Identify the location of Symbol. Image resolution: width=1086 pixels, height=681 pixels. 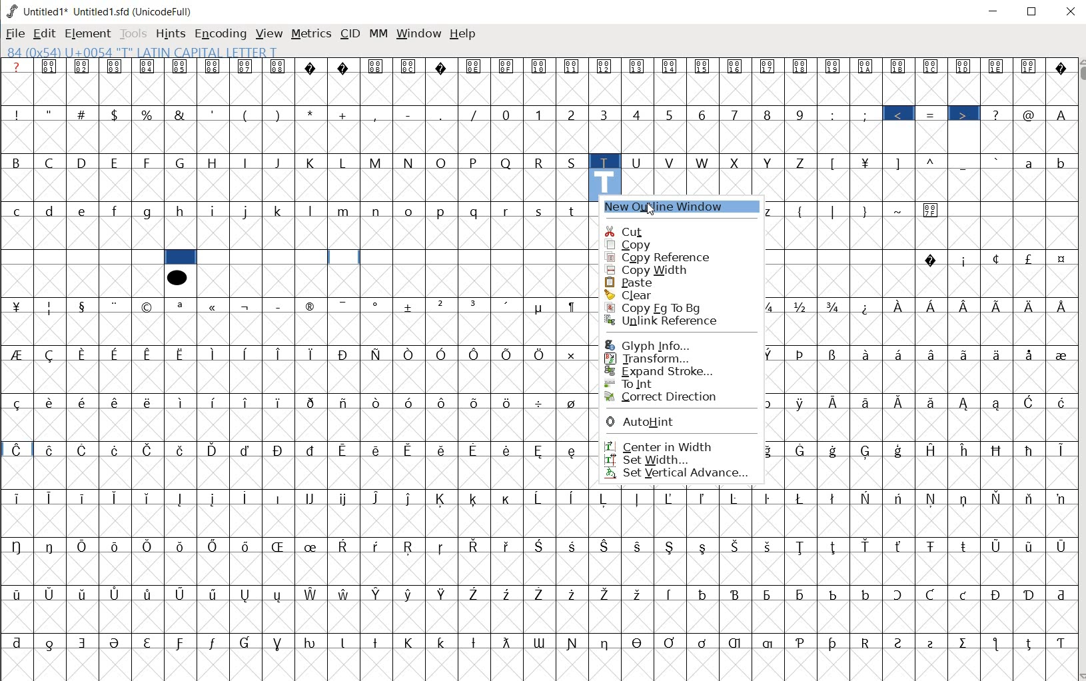
(376, 305).